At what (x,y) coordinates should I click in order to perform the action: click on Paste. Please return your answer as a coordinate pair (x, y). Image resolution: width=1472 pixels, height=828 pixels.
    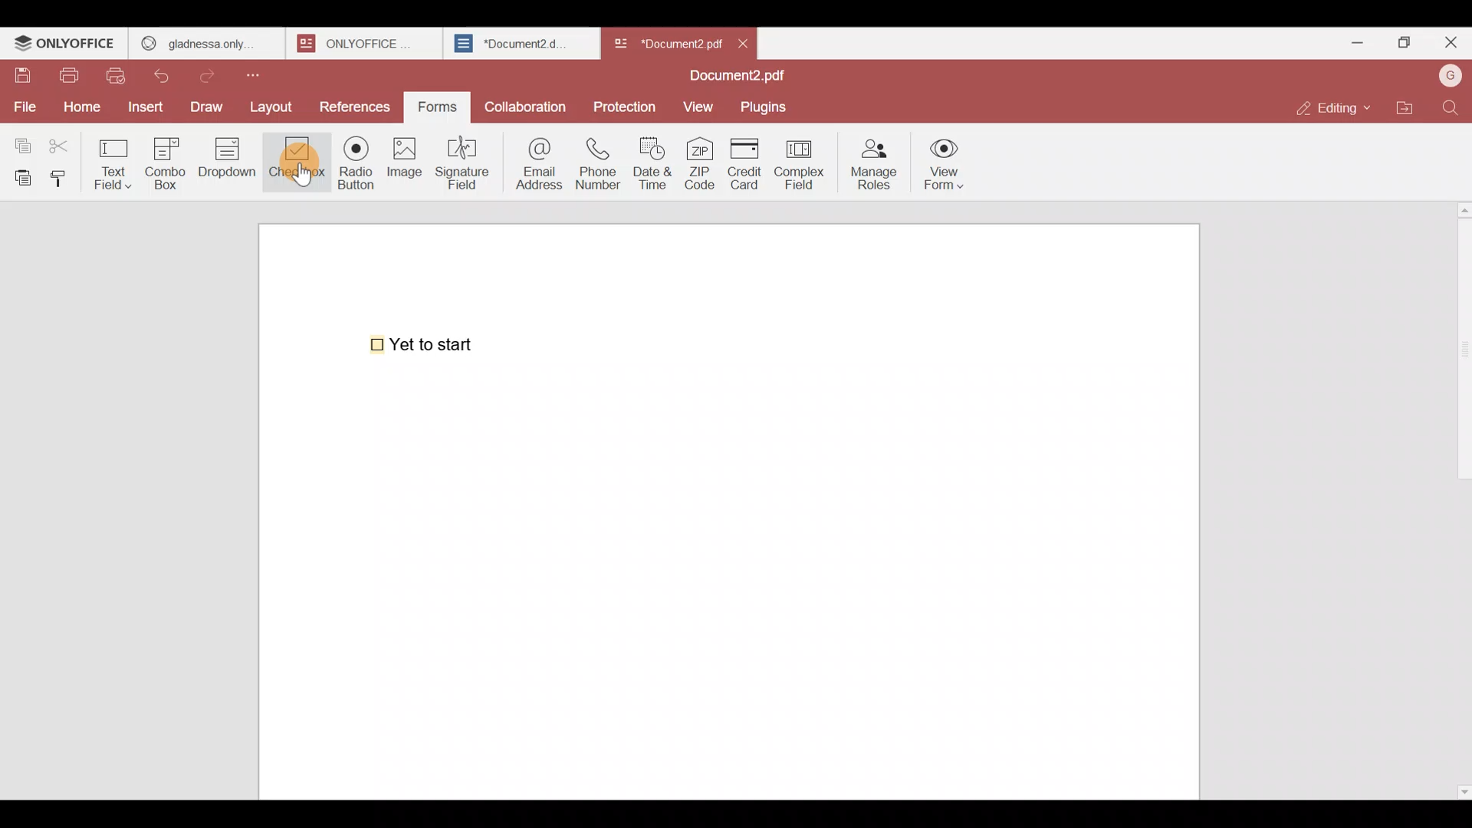
    Looking at the image, I should click on (20, 176).